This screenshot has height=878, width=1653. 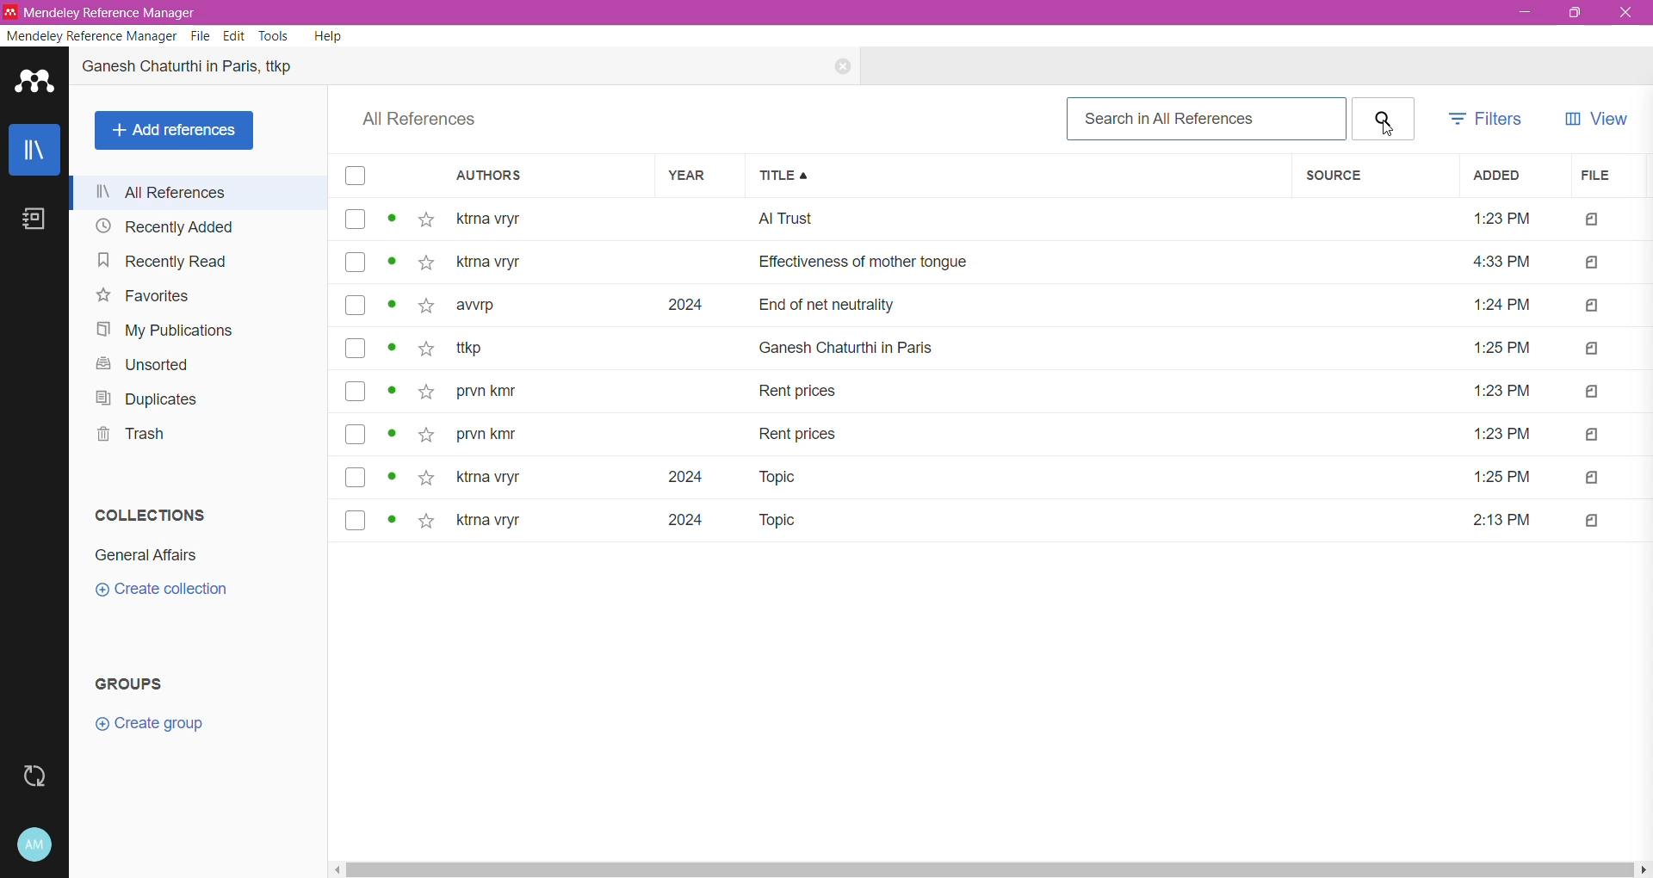 I want to click on Collection Name, so click(x=145, y=556).